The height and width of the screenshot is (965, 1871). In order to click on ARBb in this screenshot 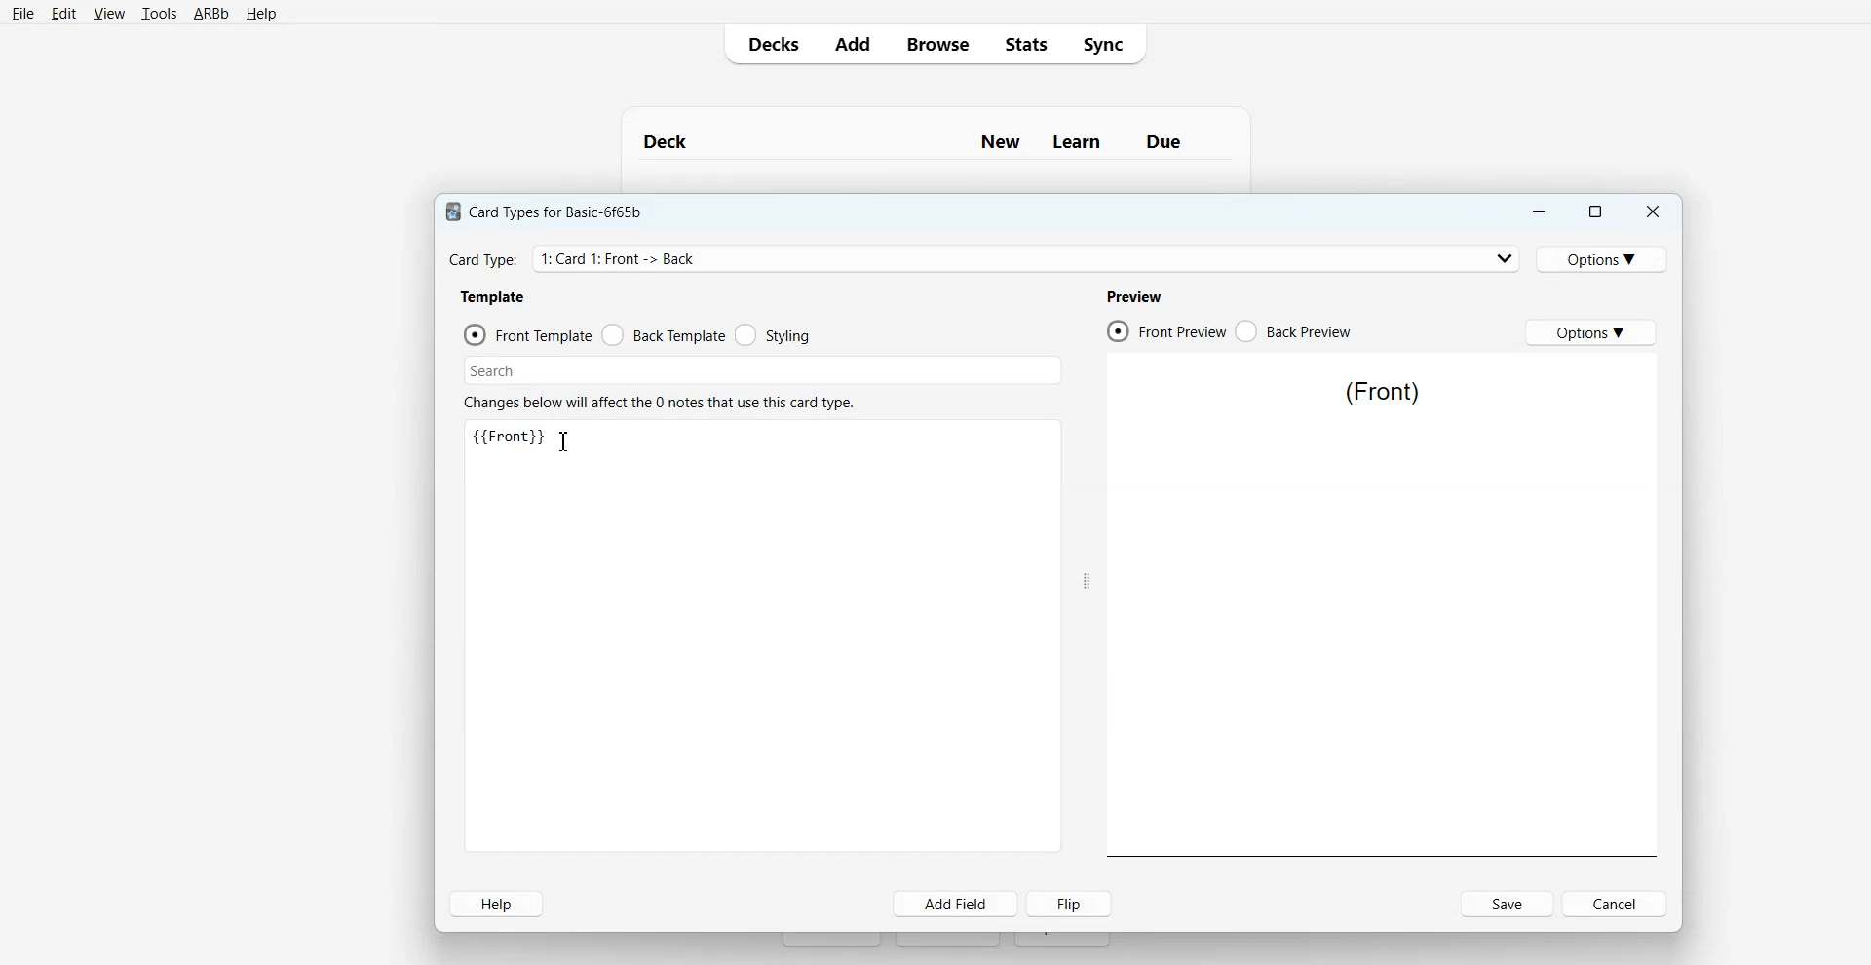, I will do `click(211, 14)`.